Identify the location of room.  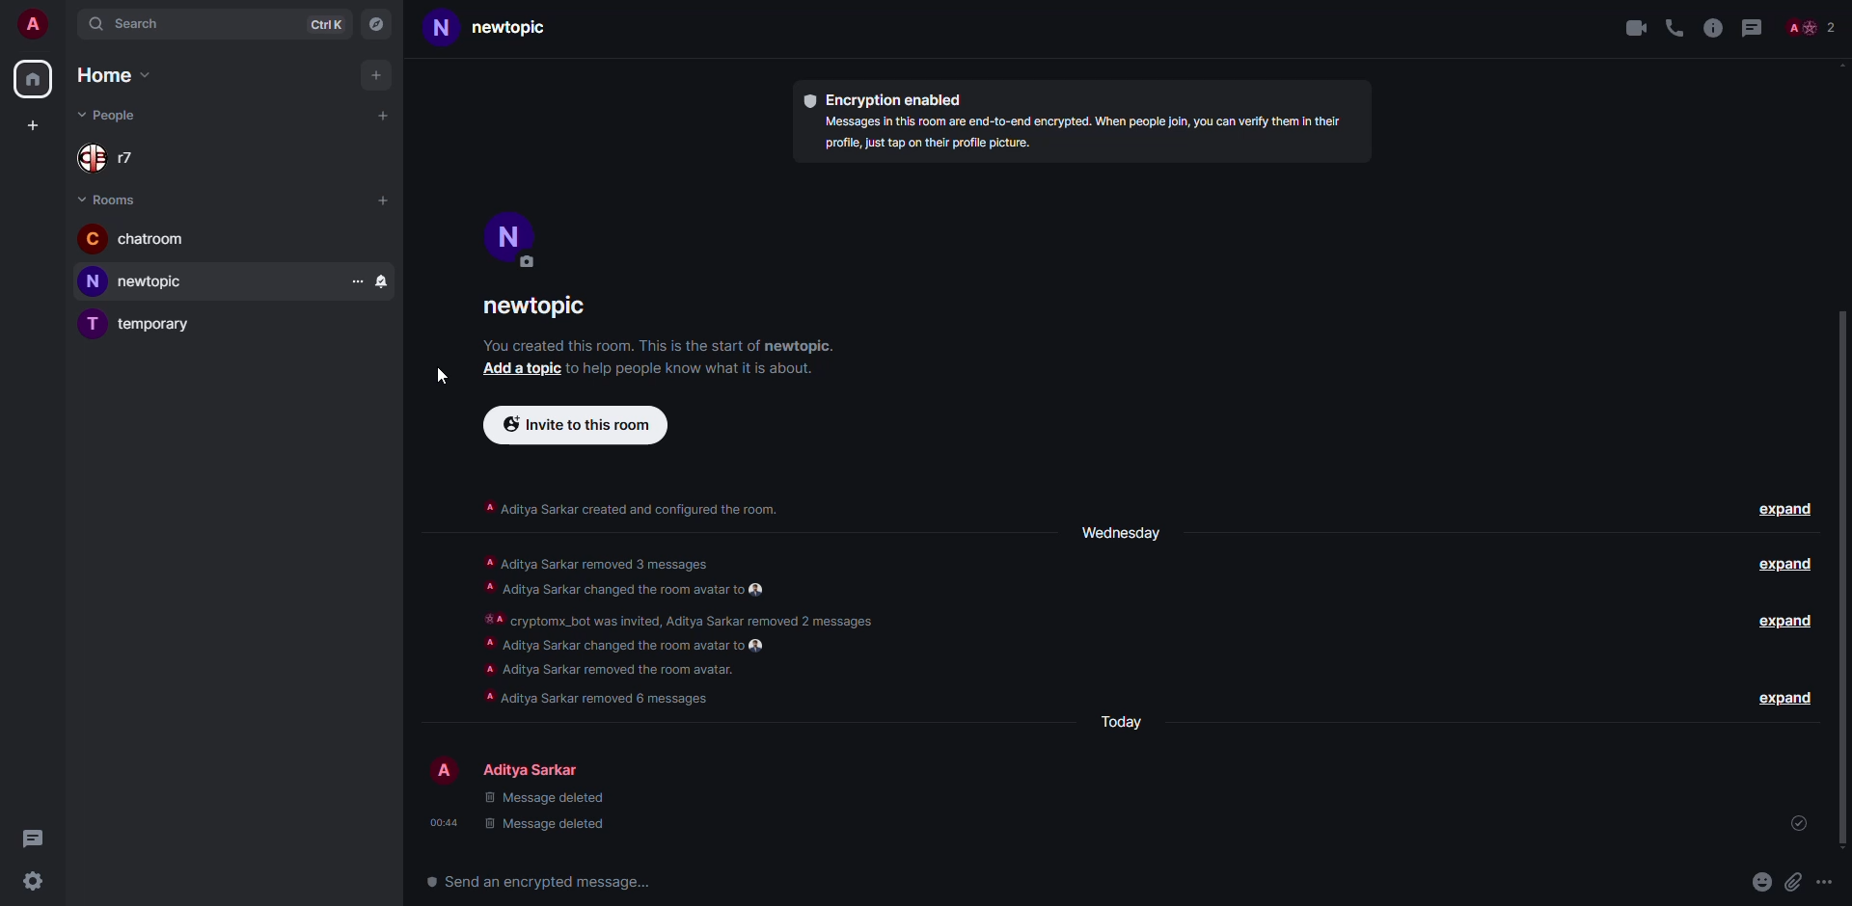
(137, 322).